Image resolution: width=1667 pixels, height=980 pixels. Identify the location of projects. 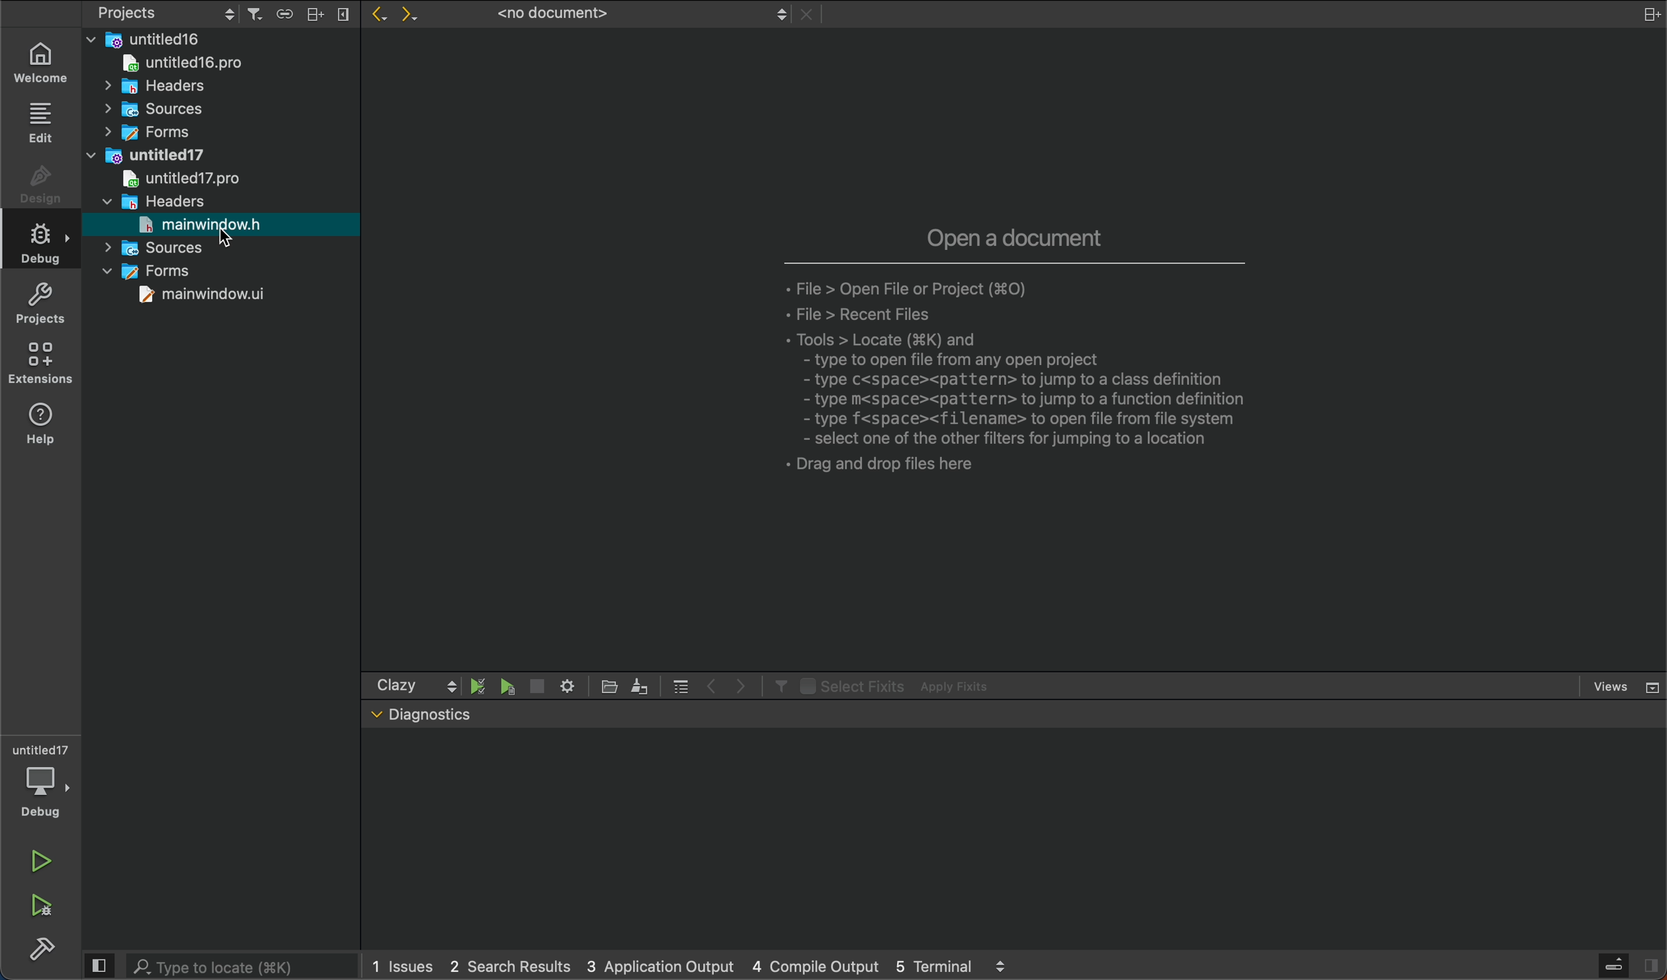
(47, 304).